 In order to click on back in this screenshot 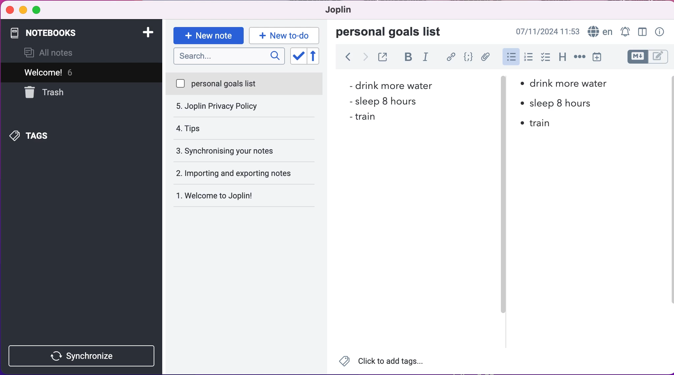, I will do `click(348, 58)`.